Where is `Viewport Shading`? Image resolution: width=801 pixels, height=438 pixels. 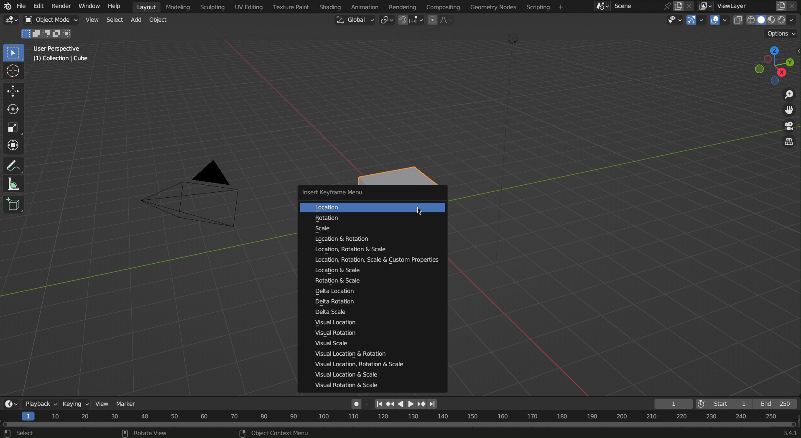
Viewport Shading is located at coordinates (770, 19).